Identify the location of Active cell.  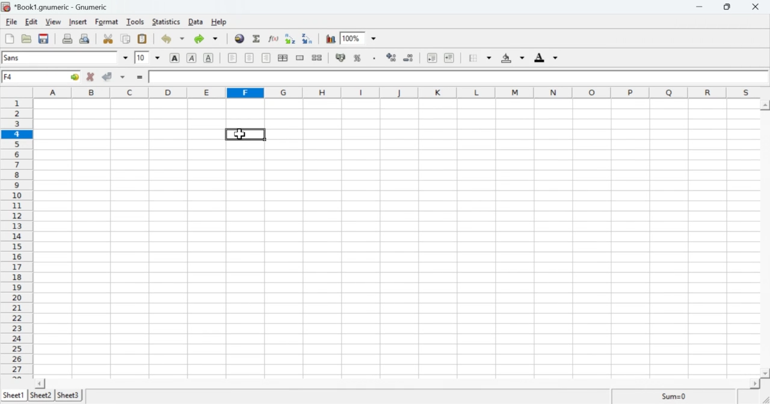
(43, 78).